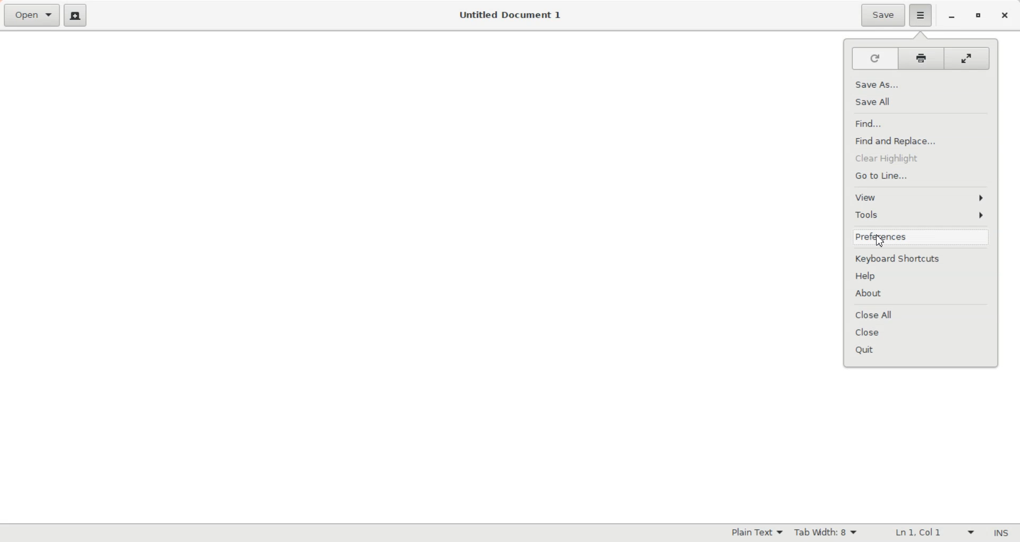 This screenshot has width=1020, height=542. Describe the element at coordinates (922, 294) in the screenshot. I see `About` at that location.